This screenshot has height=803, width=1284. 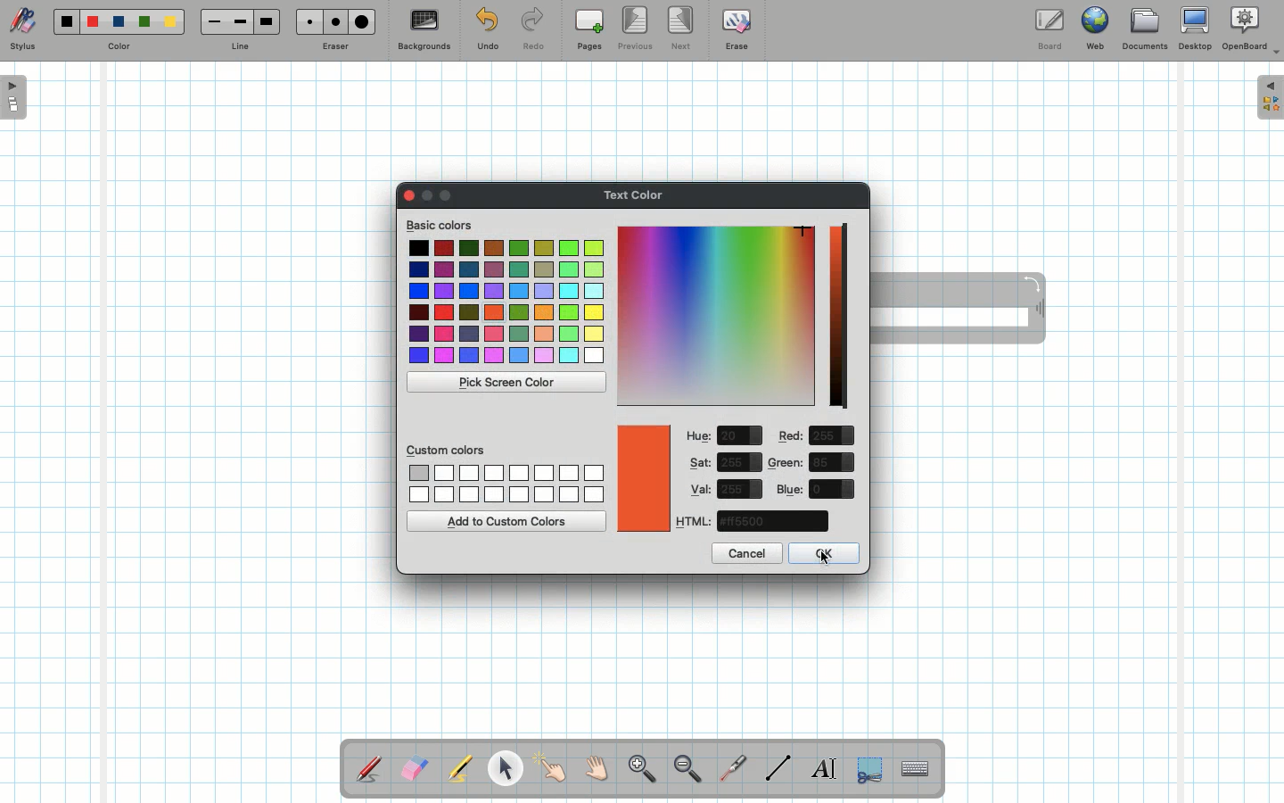 What do you see at coordinates (505, 768) in the screenshot?
I see `Pointer` at bounding box center [505, 768].